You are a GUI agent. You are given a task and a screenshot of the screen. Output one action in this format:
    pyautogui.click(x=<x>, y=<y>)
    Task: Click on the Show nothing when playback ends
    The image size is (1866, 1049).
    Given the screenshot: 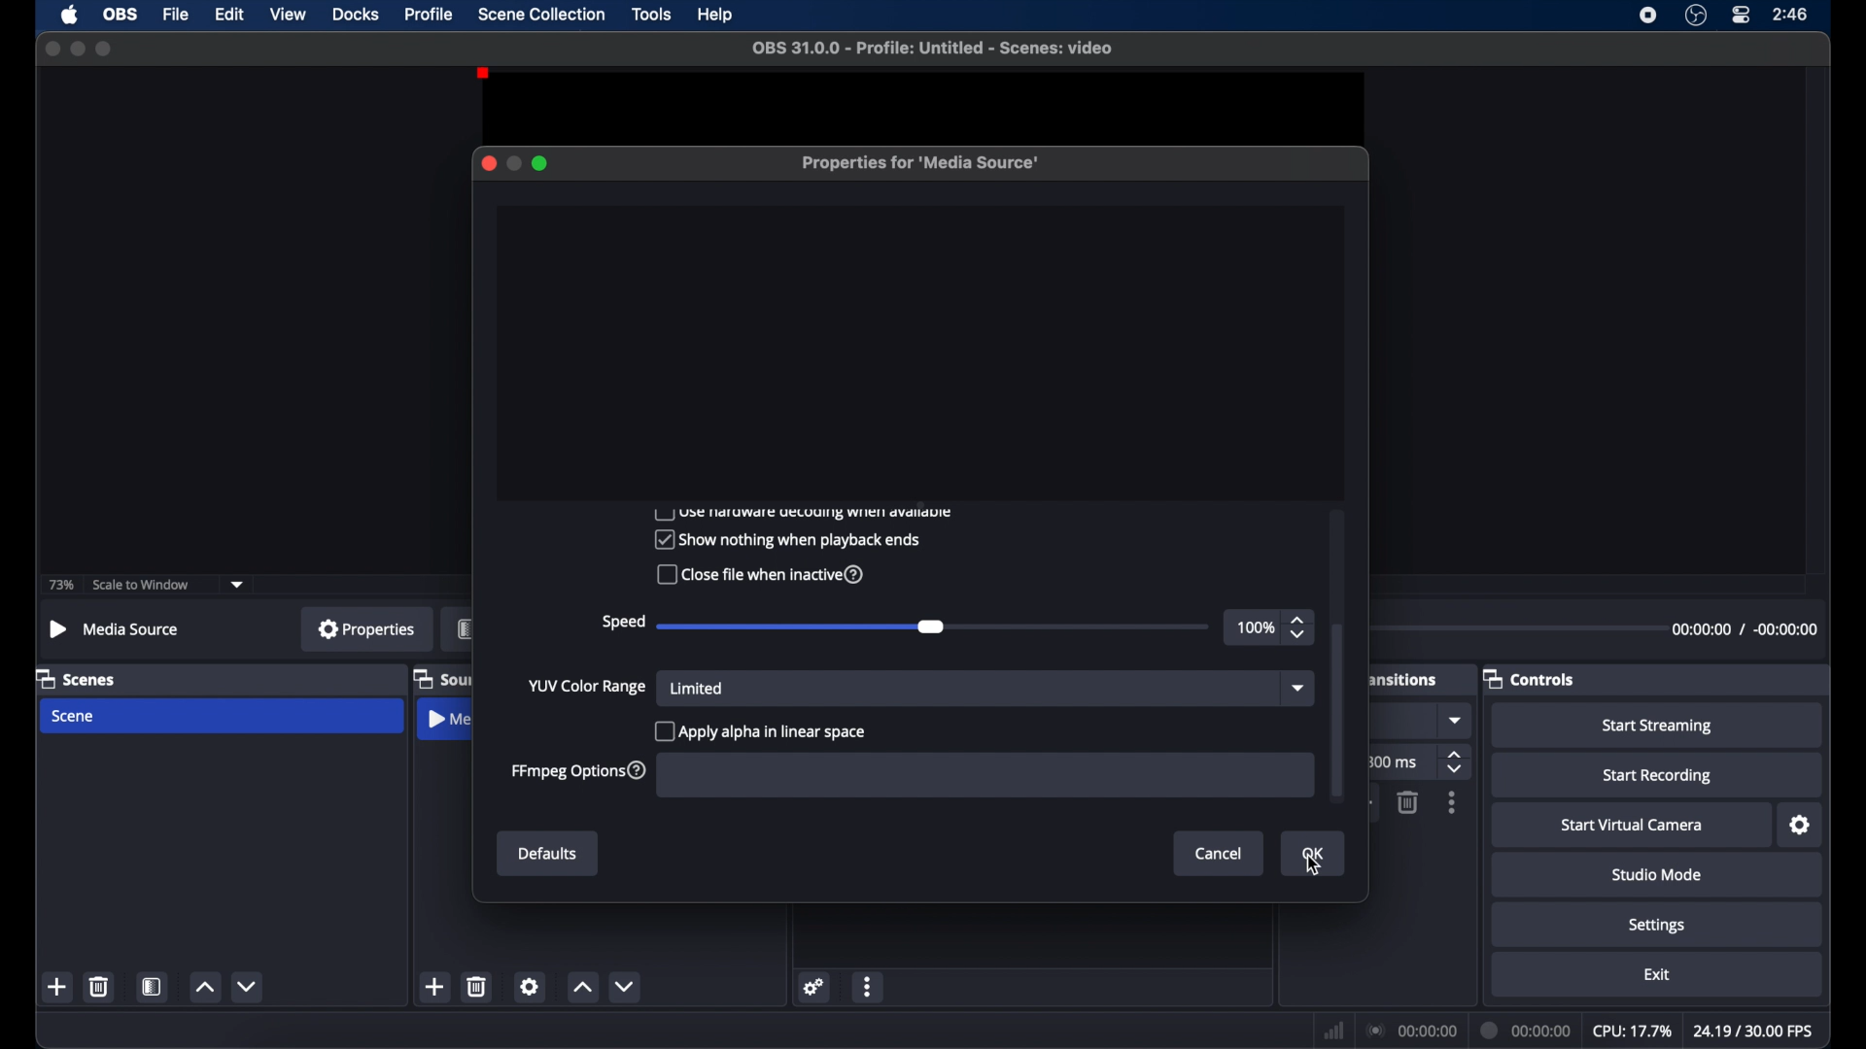 What is the action you would take?
    pyautogui.click(x=785, y=539)
    